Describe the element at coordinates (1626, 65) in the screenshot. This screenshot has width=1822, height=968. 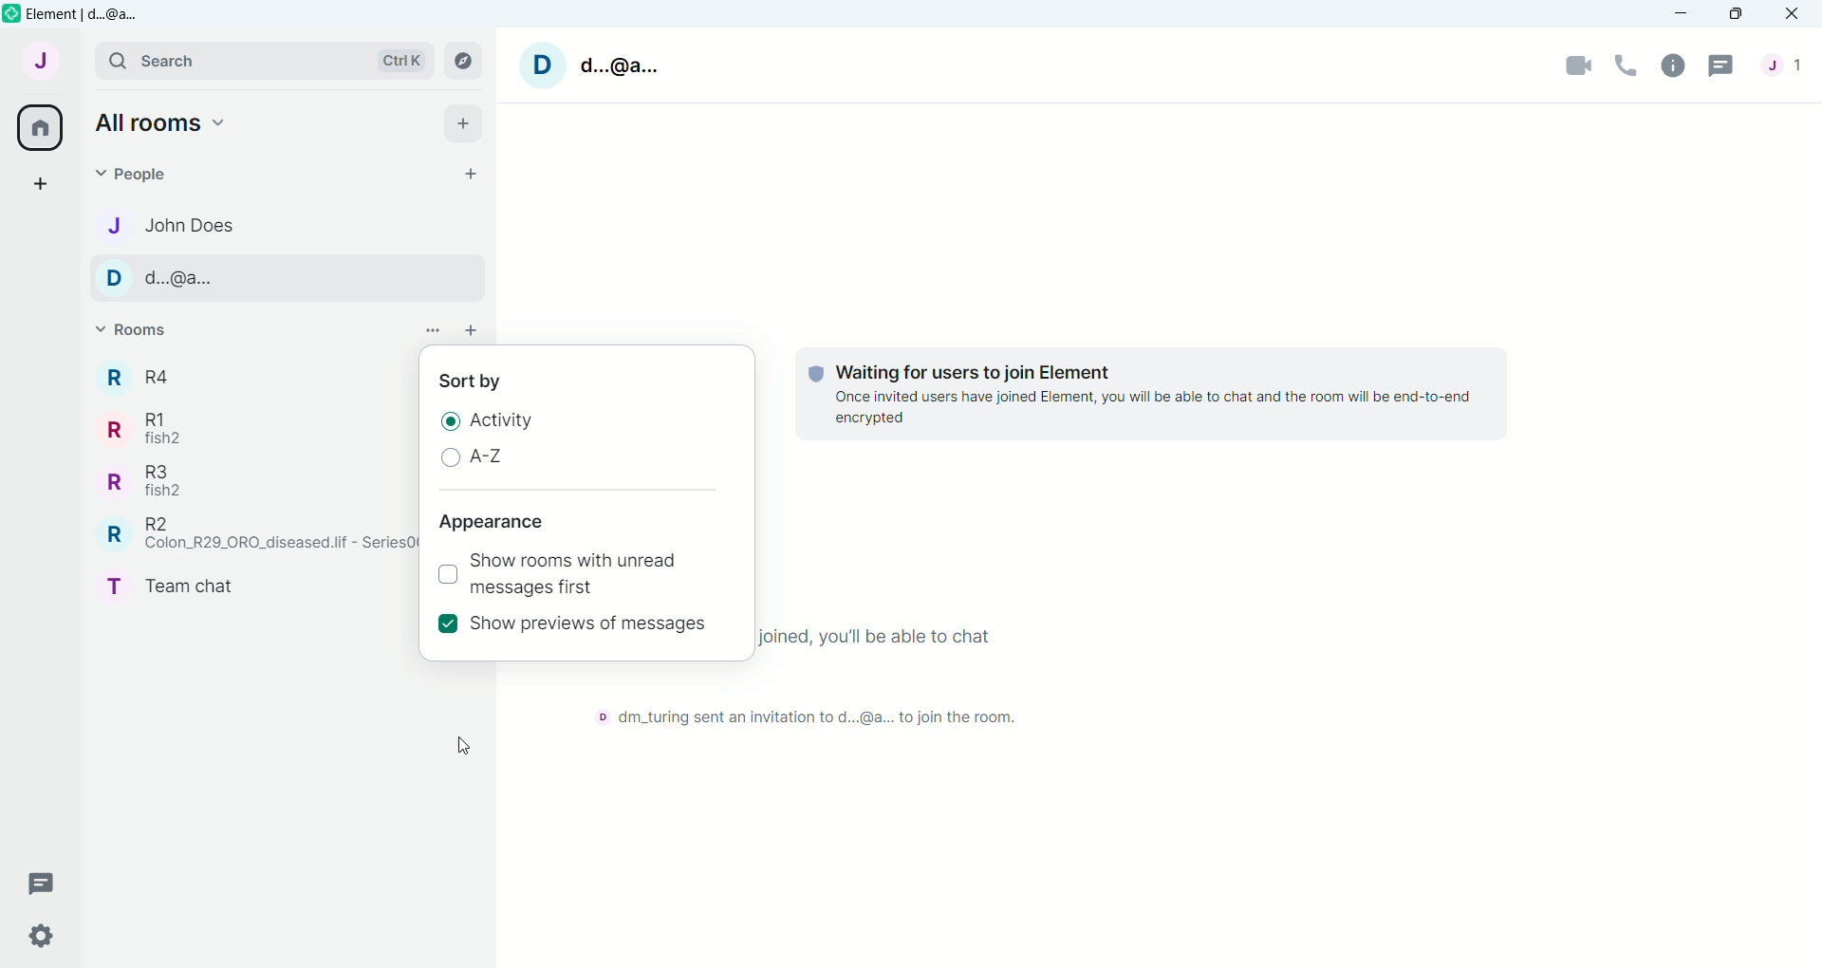
I see `Voice Call` at that location.